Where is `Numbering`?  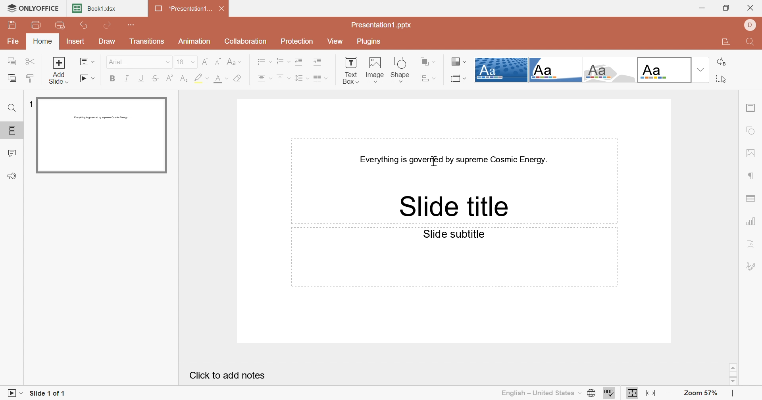 Numbering is located at coordinates (283, 61).